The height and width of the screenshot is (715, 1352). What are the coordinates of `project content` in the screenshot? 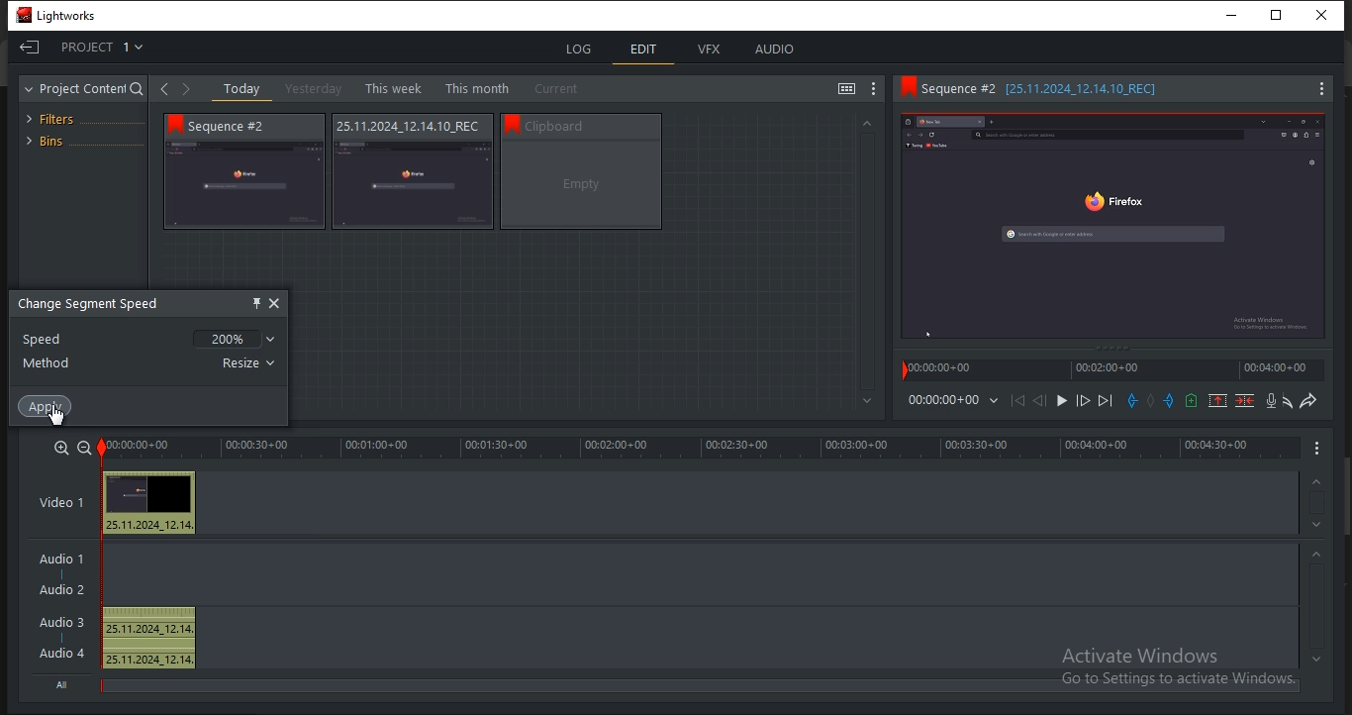 It's located at (82, 88).